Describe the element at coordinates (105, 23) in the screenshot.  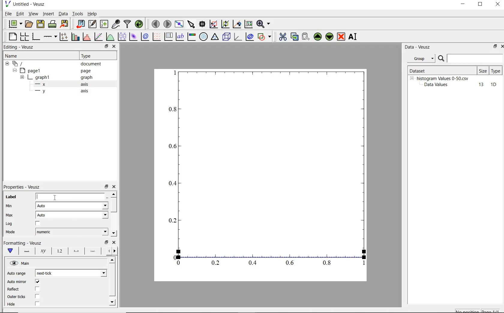
I see `create new datasets using ranges, parametrically or as functions of existing datasets` at that location.